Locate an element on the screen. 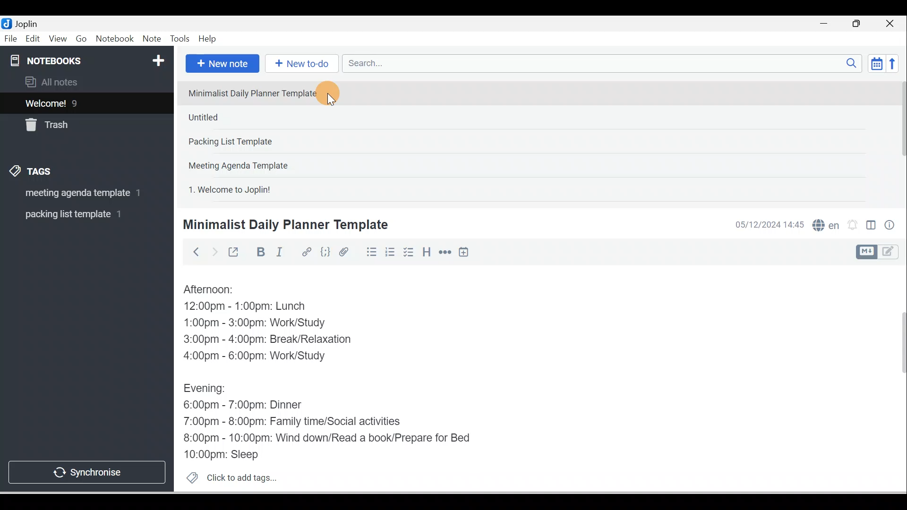  Afternoon: is located at coordinates (215, 290).